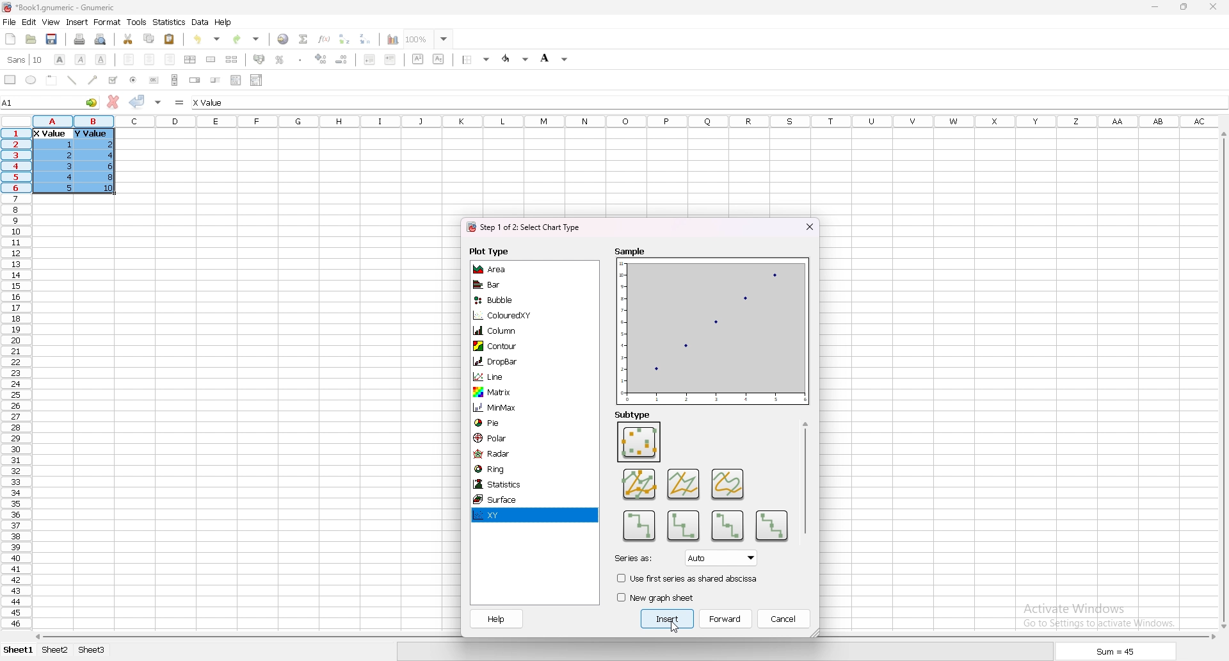 The height and width of the screenshot is (661, 1229). I want to click on rectangle, so click(10, 79).